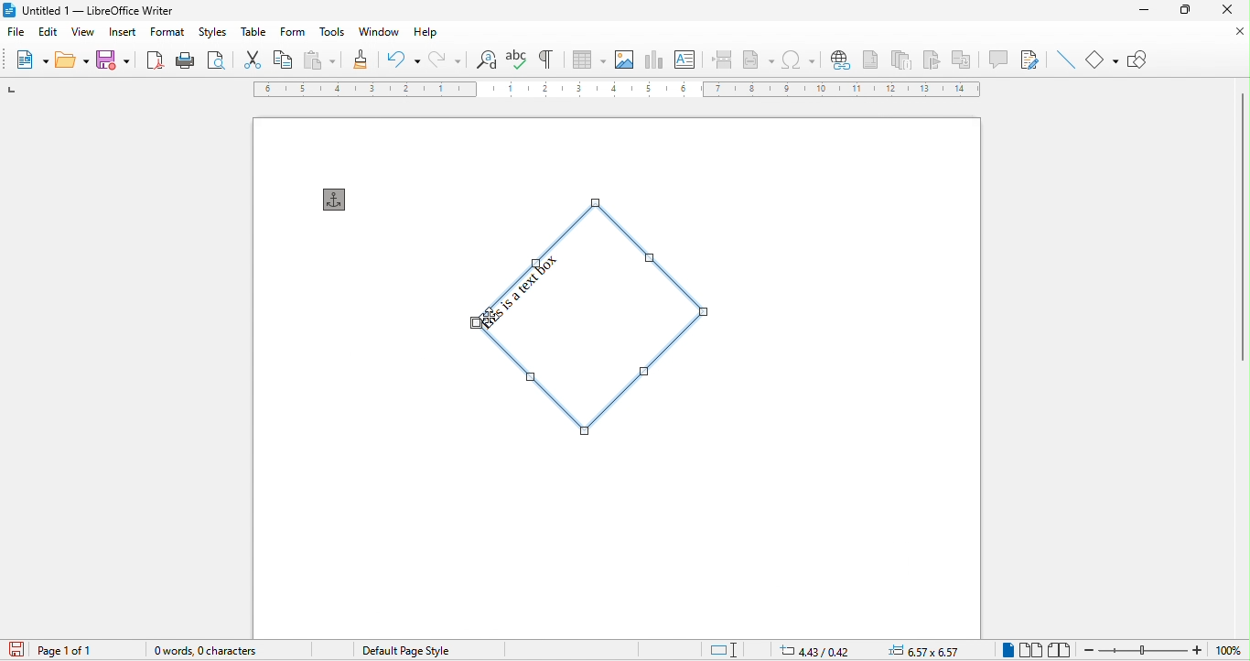 The image size is (1250, 661). I want to click on view, so click(86, 34).